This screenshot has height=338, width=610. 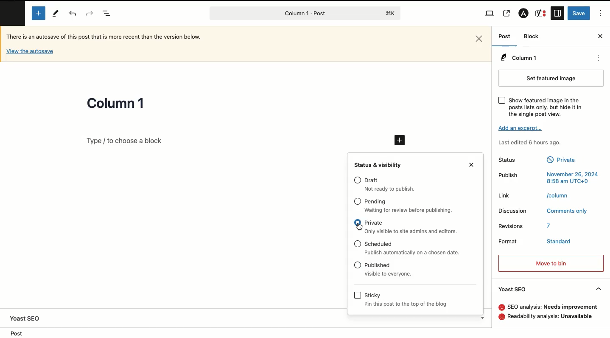 I want to click on Pending, so click(x=409, y=210).